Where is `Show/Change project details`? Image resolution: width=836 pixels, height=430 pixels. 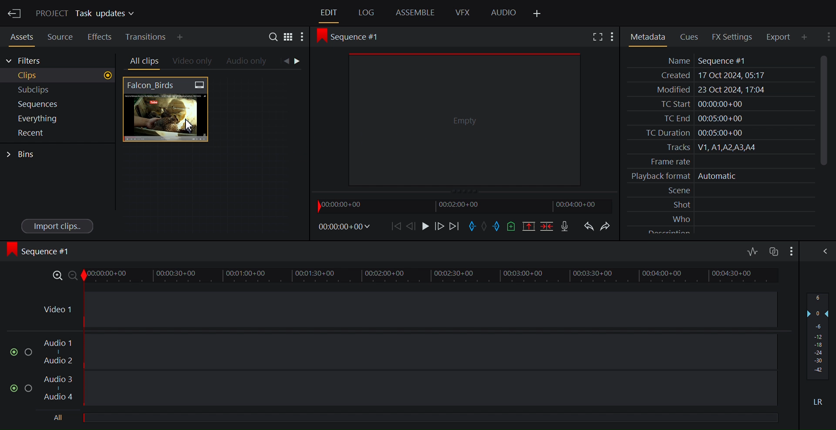
Show/Change project details is located at coordinates (87, 14).